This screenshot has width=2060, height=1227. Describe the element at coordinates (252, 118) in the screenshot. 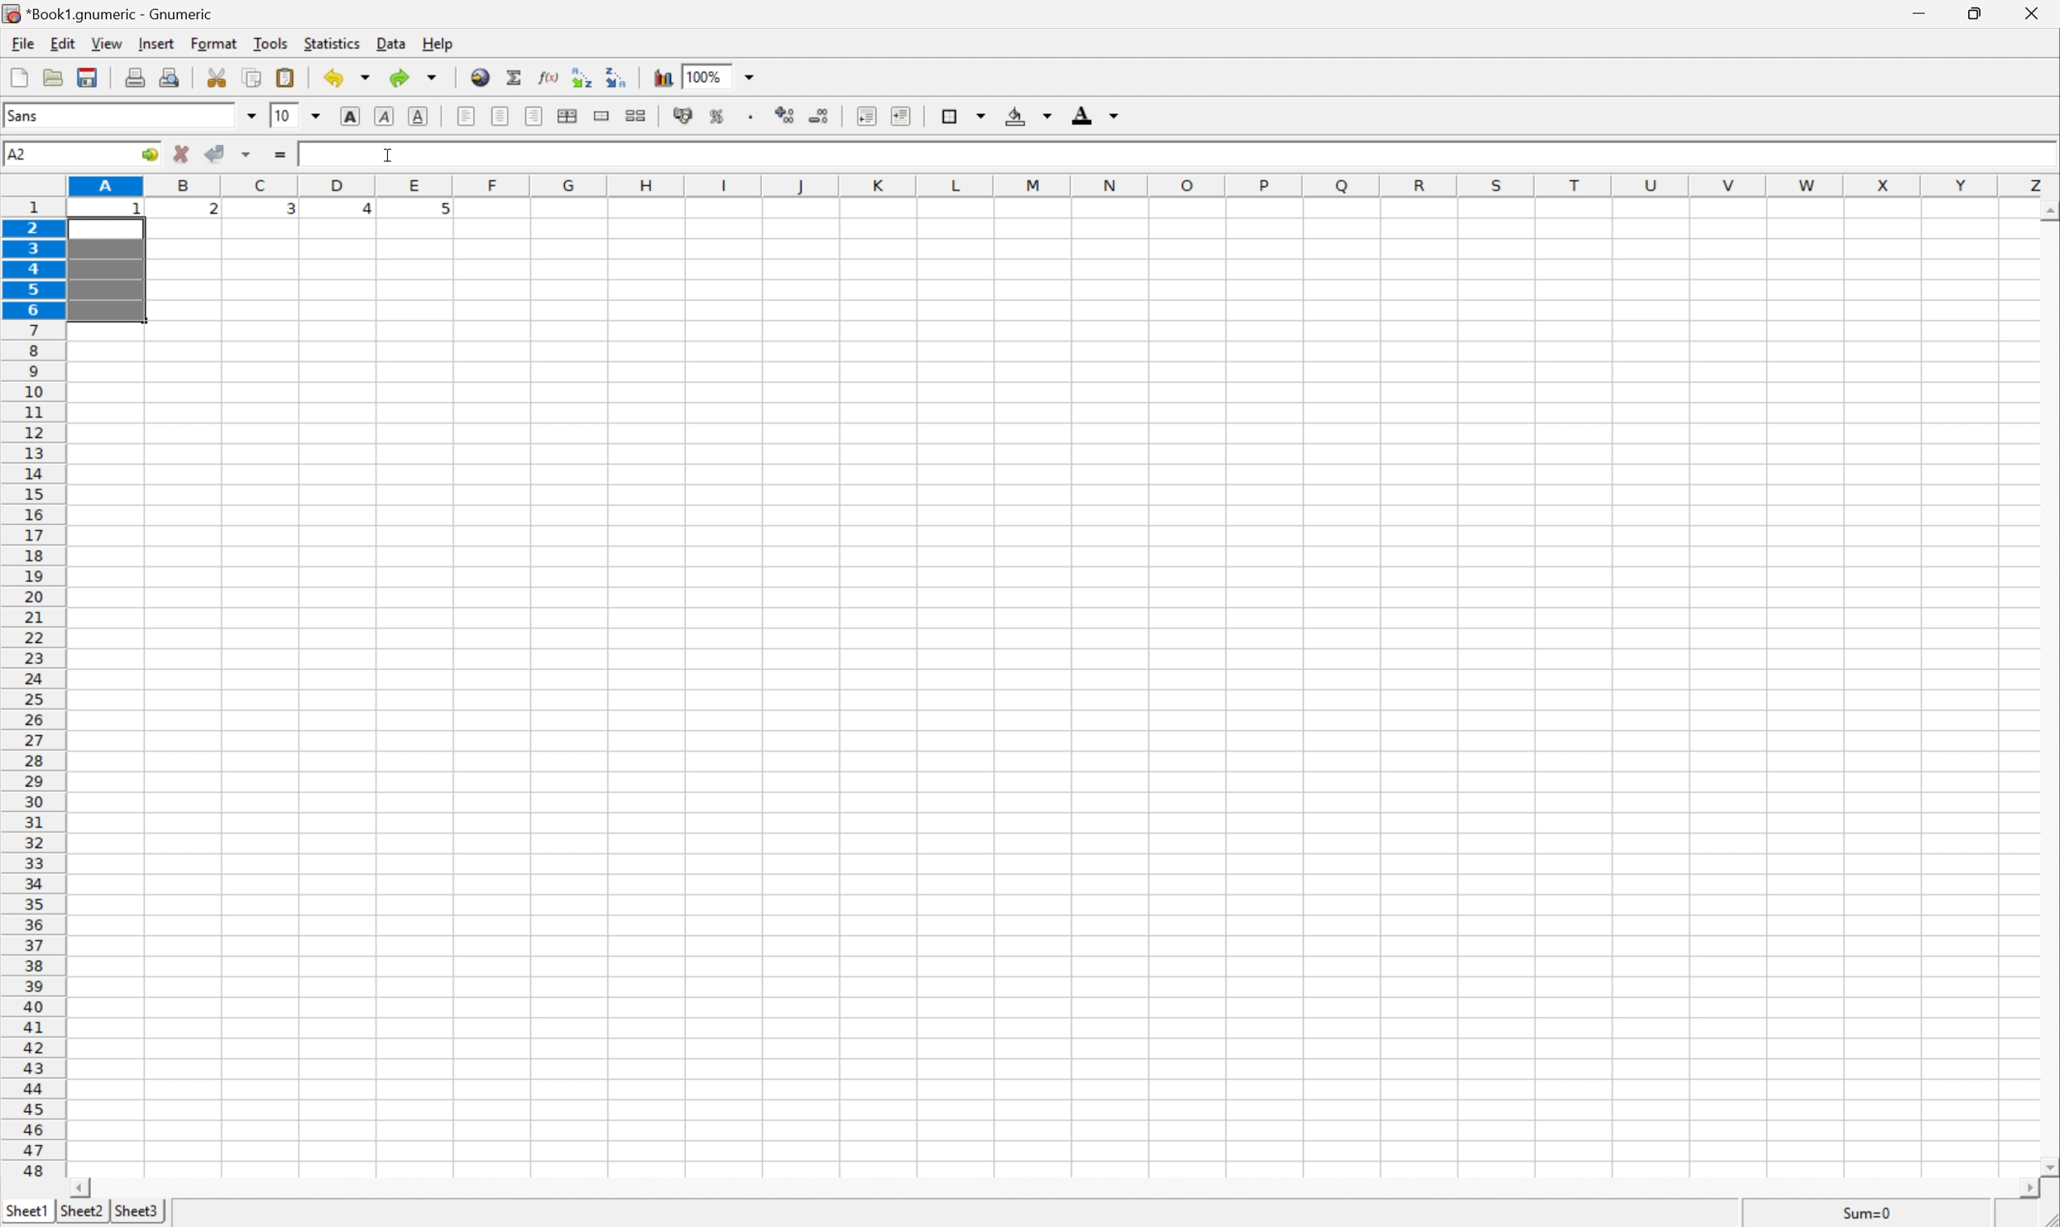

I see `drop down` at that location.